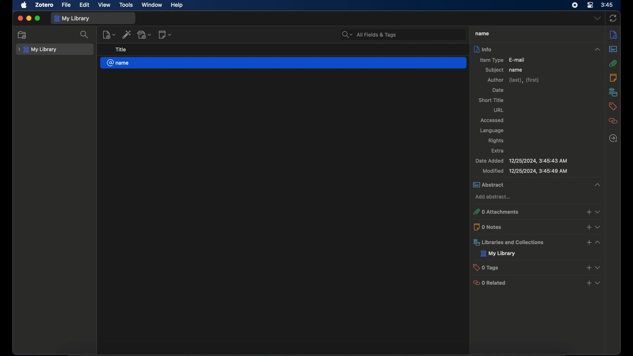 The height and width of the screenshot is (356, 633). What do you see at coordinates (20, 18) in the screenshot?
I see `close` at bounding box center [20, 18].